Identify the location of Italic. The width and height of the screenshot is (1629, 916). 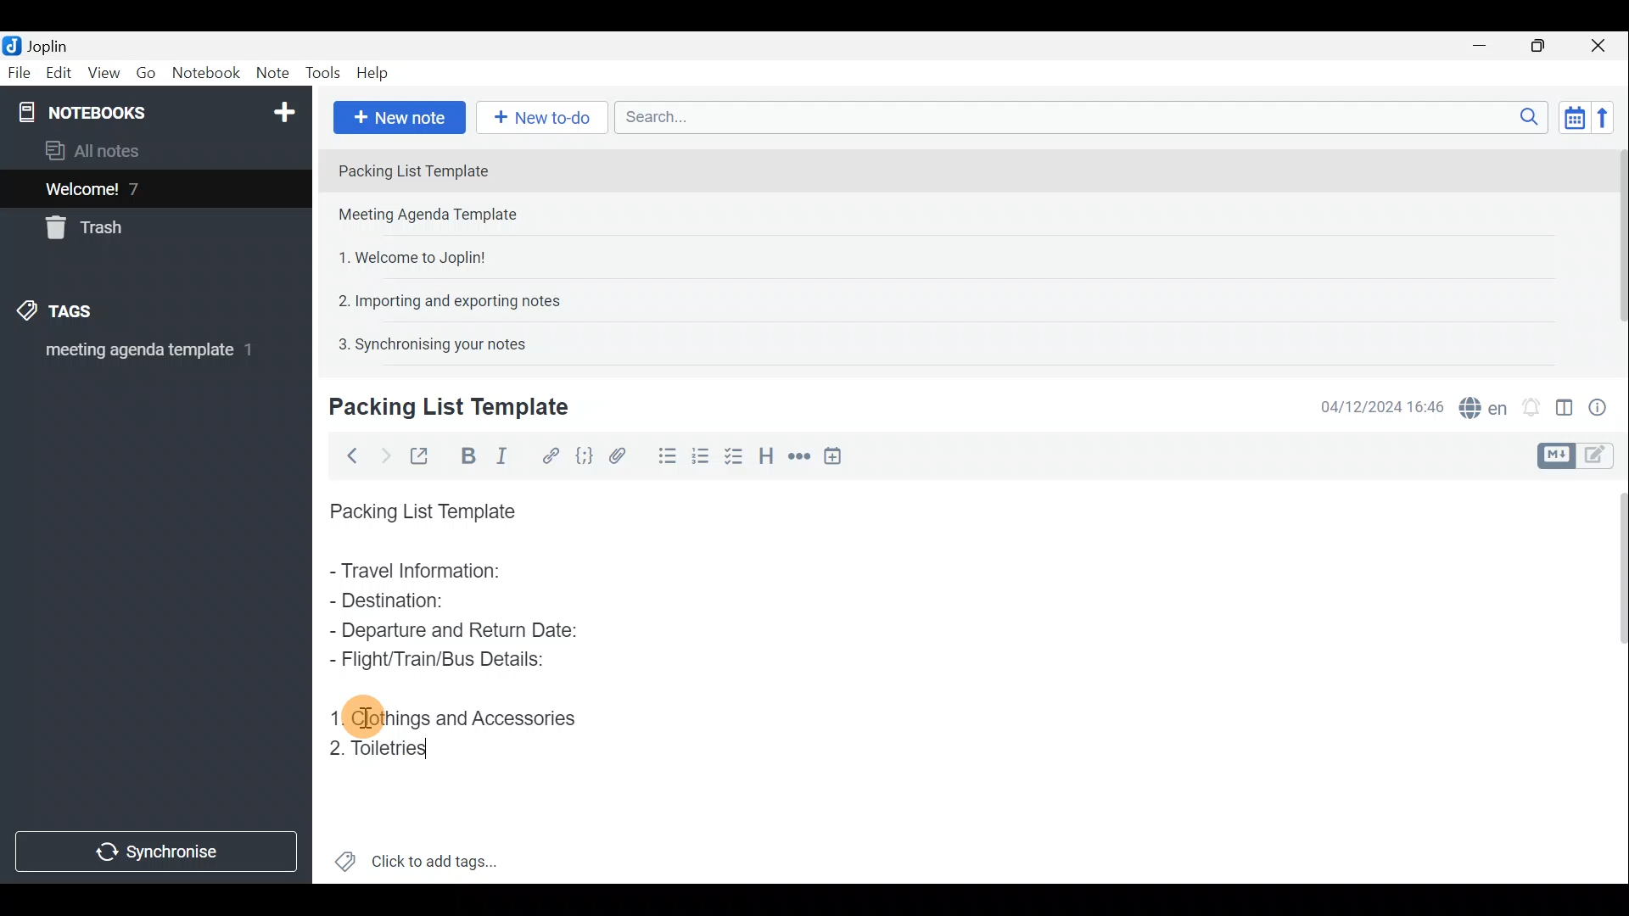
(508, 455).